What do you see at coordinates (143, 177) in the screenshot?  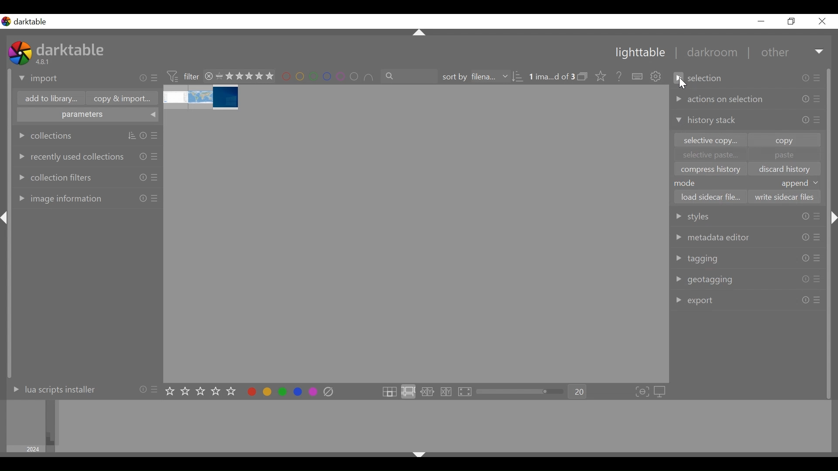 I see `info` at bounding box center [143, 177].